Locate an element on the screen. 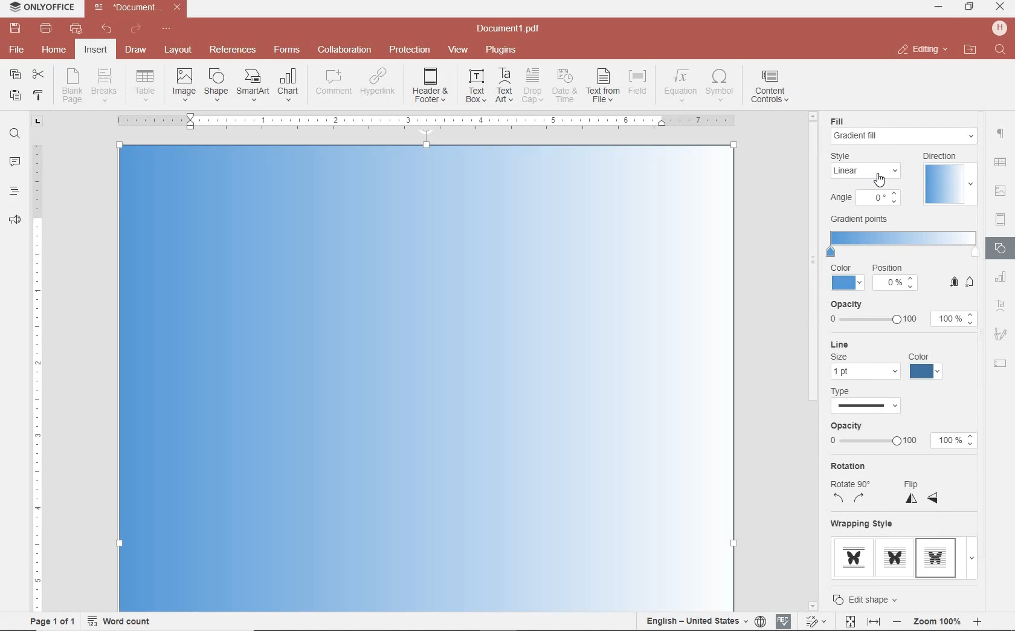  open file location is located at coordinates (970, 50).